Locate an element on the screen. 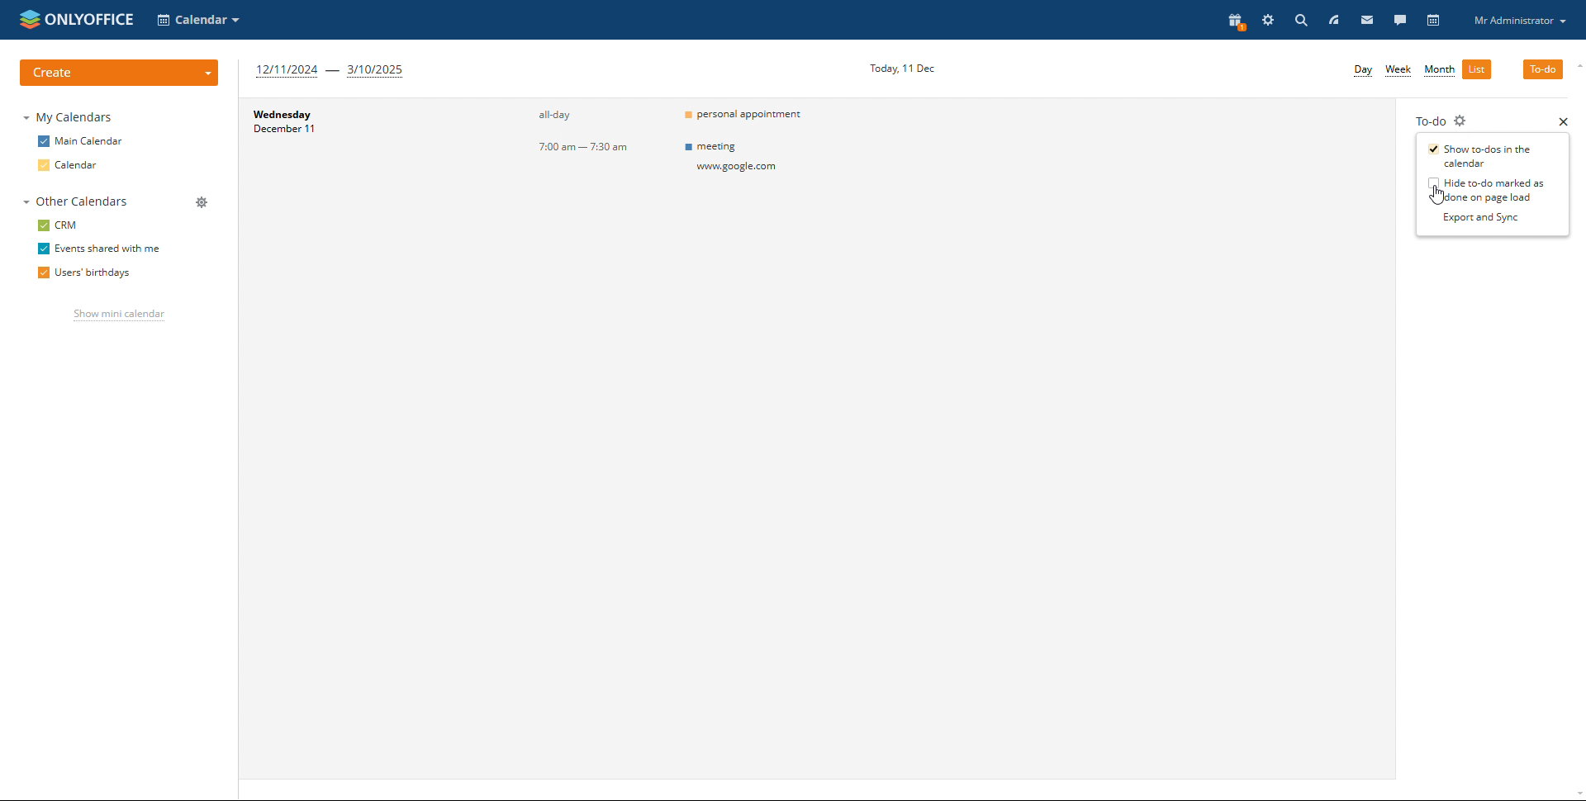  calendar is located at coordinates (68, 165).